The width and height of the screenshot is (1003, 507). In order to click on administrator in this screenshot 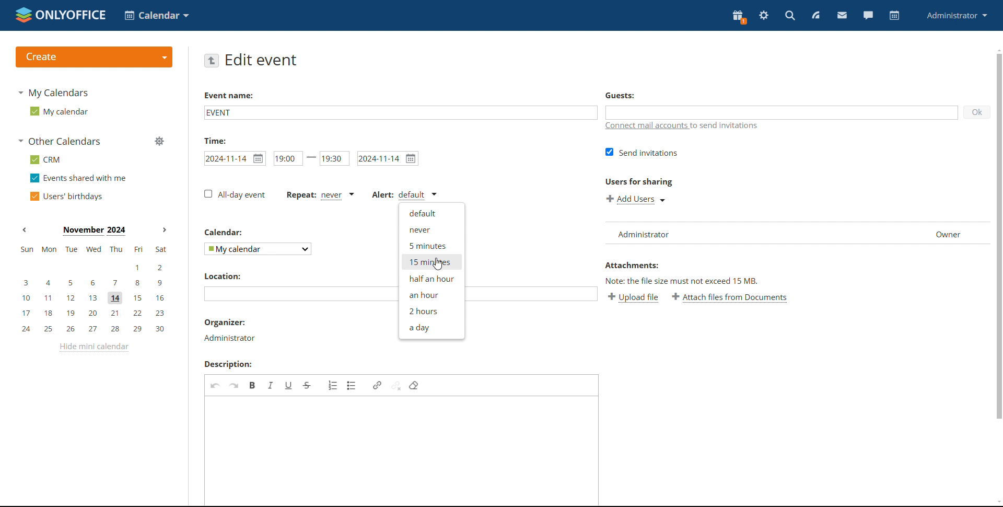, I will do `click(229, 338)`.